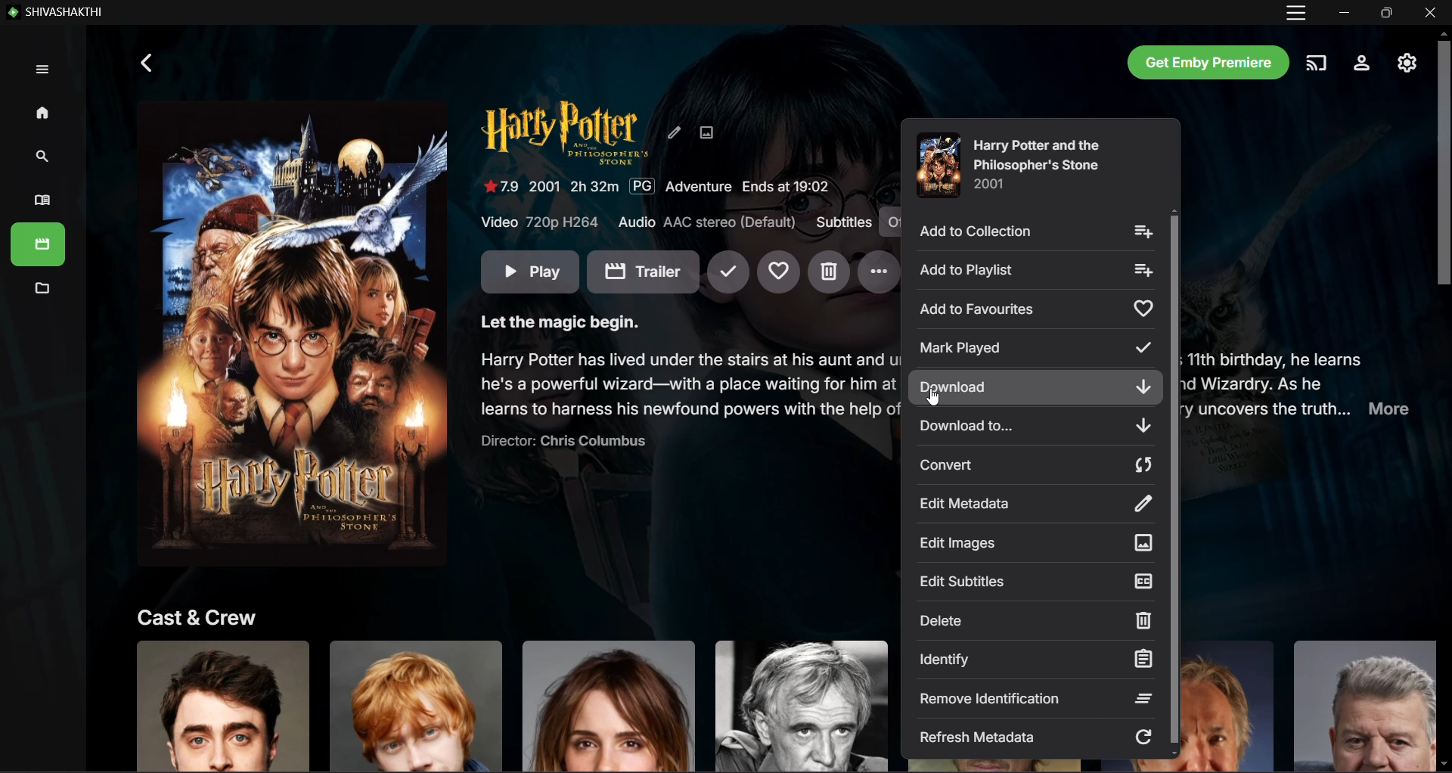 This screenshot has width=1452, height=773. What do you see at coordinates (1019, 164) in the screenshot?
I see `Movie Title` at bounding box center [1019, 164].